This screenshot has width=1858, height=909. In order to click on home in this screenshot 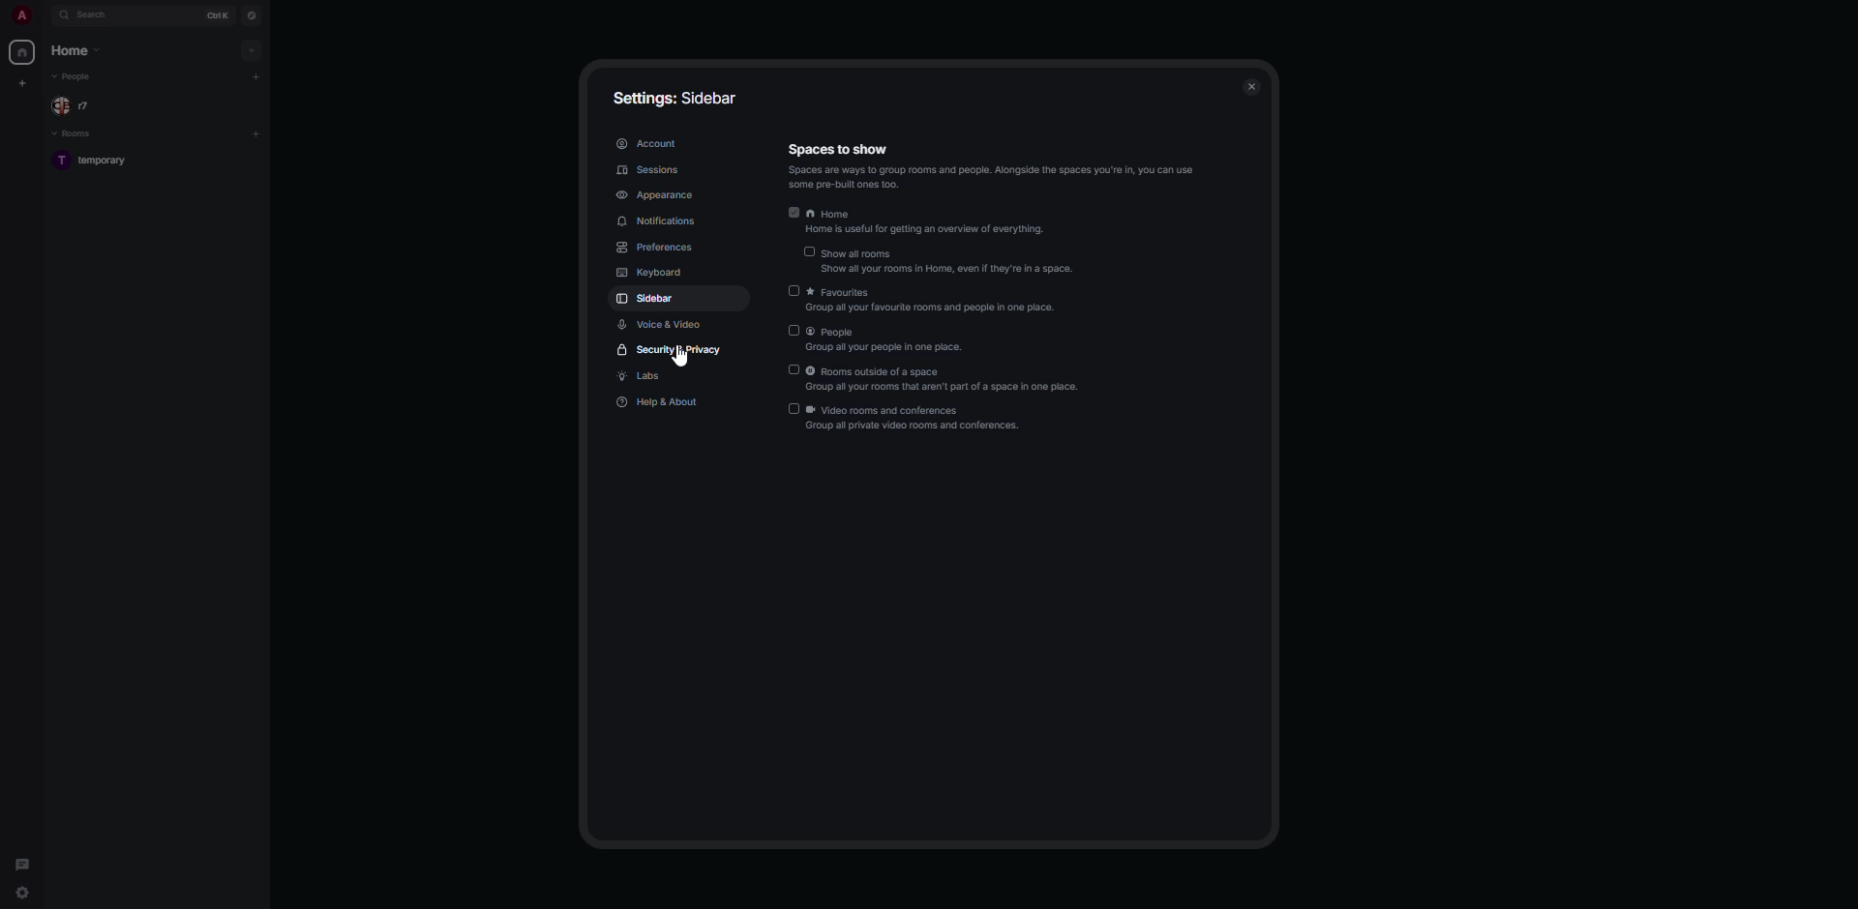, I will do `click(76, 52)`.